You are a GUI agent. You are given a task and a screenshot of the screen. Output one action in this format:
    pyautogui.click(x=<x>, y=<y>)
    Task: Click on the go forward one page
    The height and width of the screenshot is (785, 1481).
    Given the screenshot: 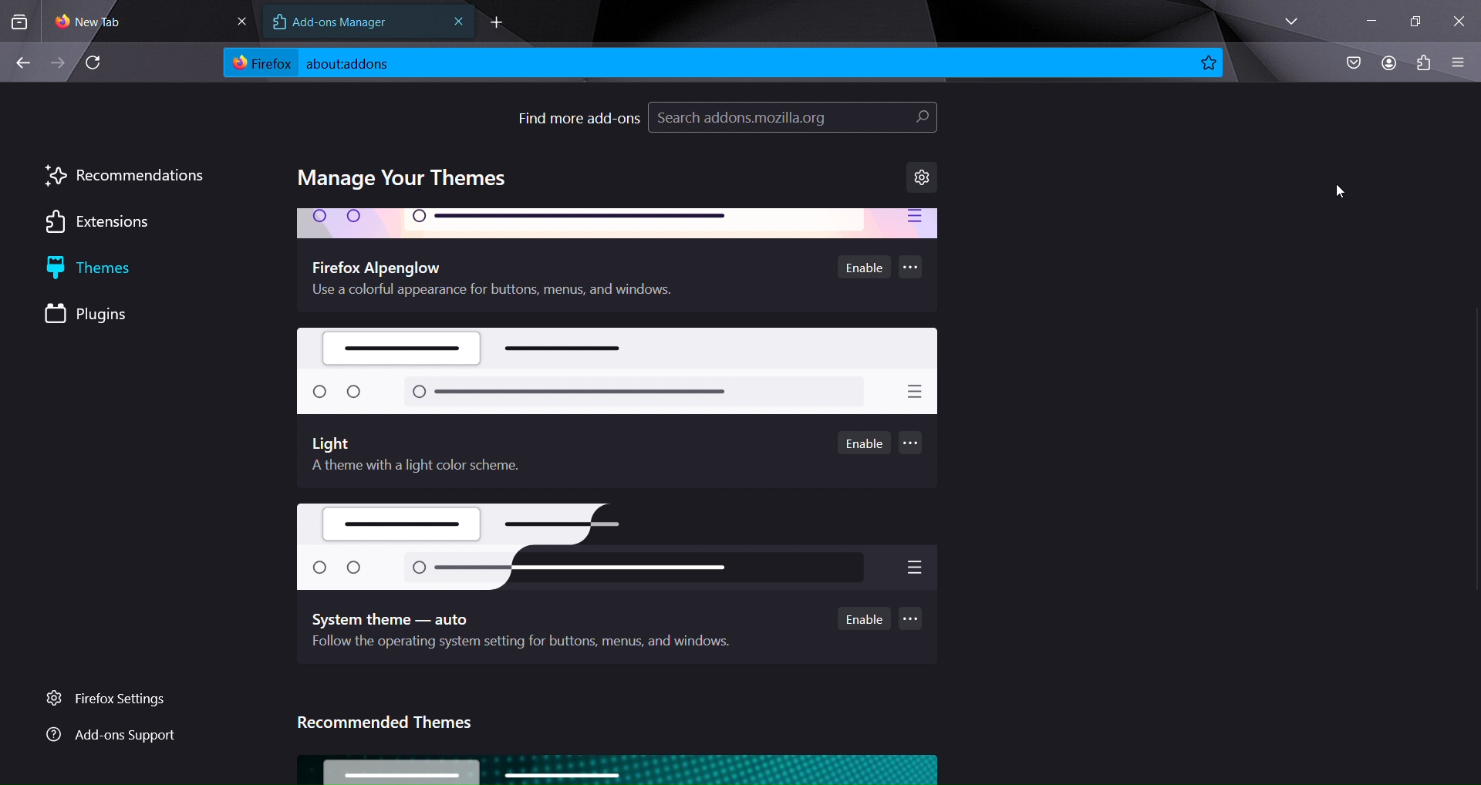 What is the action you would take?
    pyautogui.click(x=59, y=64)
    